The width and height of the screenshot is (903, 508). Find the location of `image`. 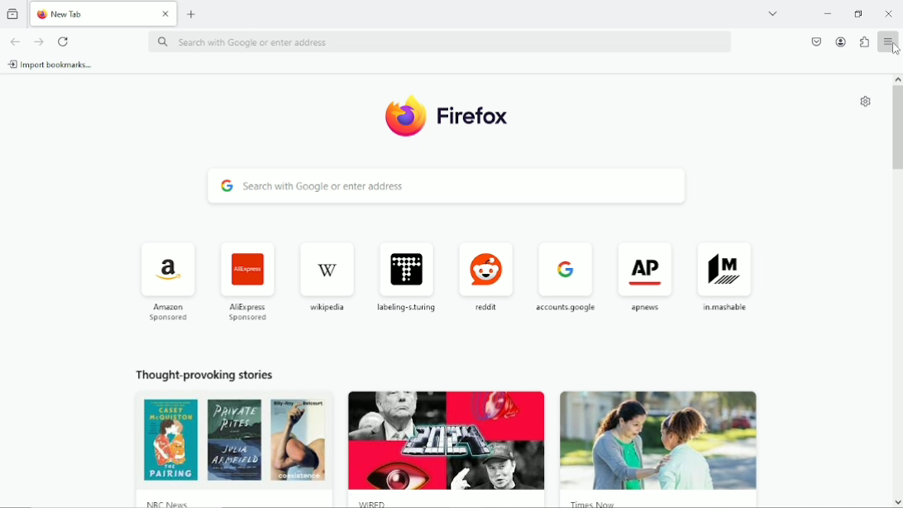

image is located at coordinates (654, 434).